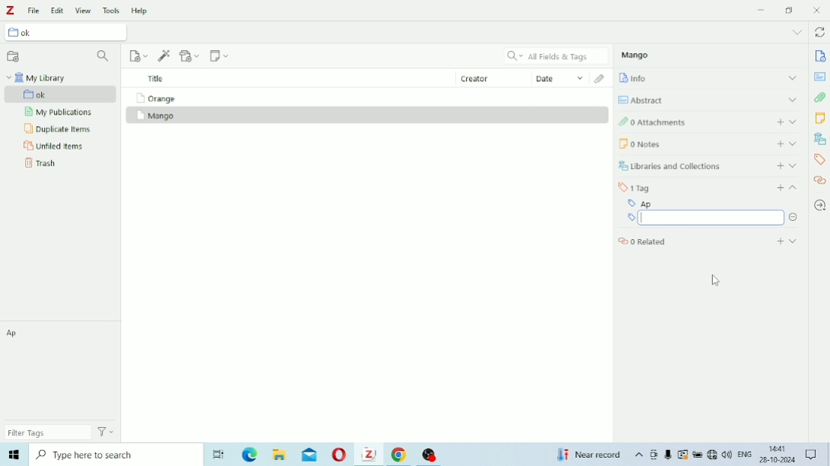  What do you see at coordinates (112, 11) in the screenshot?
I see `Tools` at bounding box center [112, 11].